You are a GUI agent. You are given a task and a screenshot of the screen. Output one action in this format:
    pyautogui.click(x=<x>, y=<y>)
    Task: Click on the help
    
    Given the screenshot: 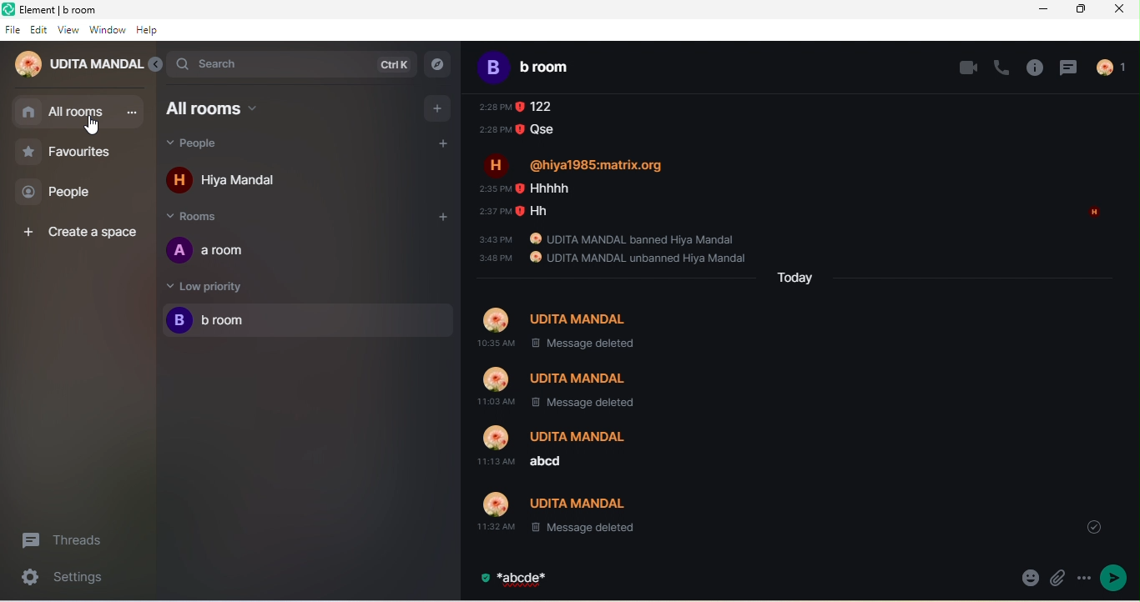 What is the action you would take?
    pyautogui.click(x=154, y=33)
    